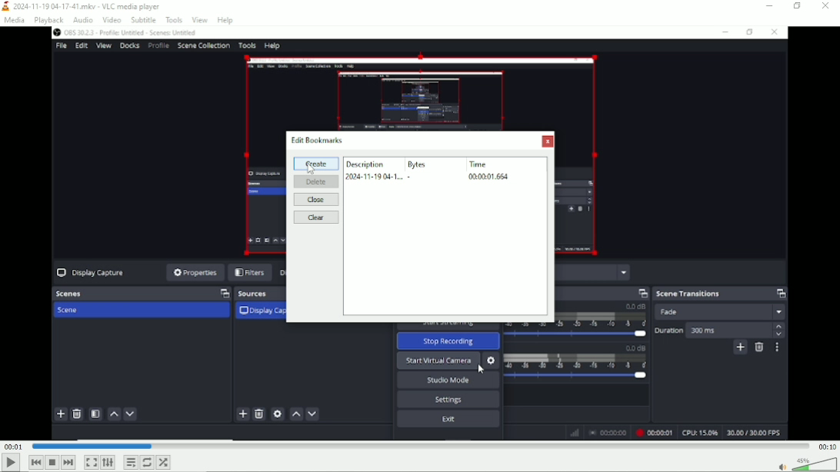  What do you see at coordinates (420, 446) in the screenshot?
I see `Play duration` at bounding box center [420, 446].